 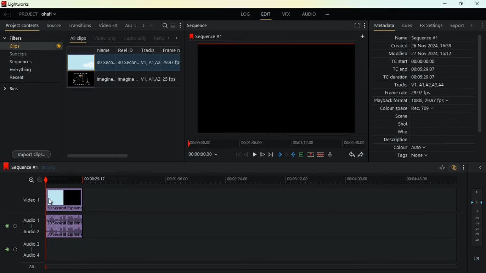 What do you see at coordinates (265, 14) in the screenshot?
I see `edit` at bounding box center [265, 14].